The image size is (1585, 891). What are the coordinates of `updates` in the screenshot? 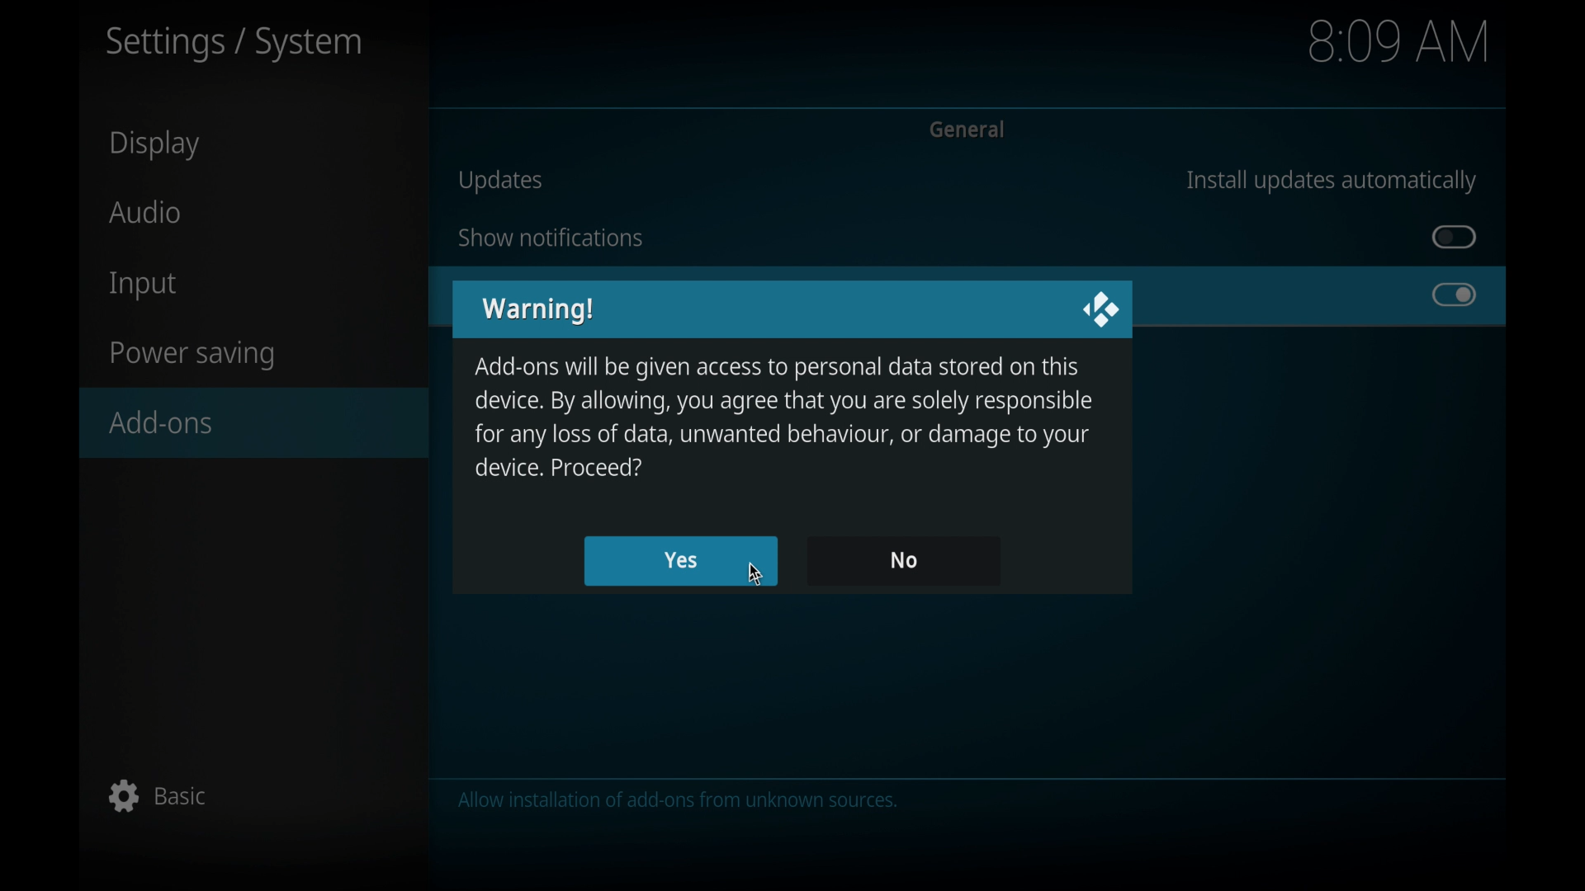 It's located at (501, 181).